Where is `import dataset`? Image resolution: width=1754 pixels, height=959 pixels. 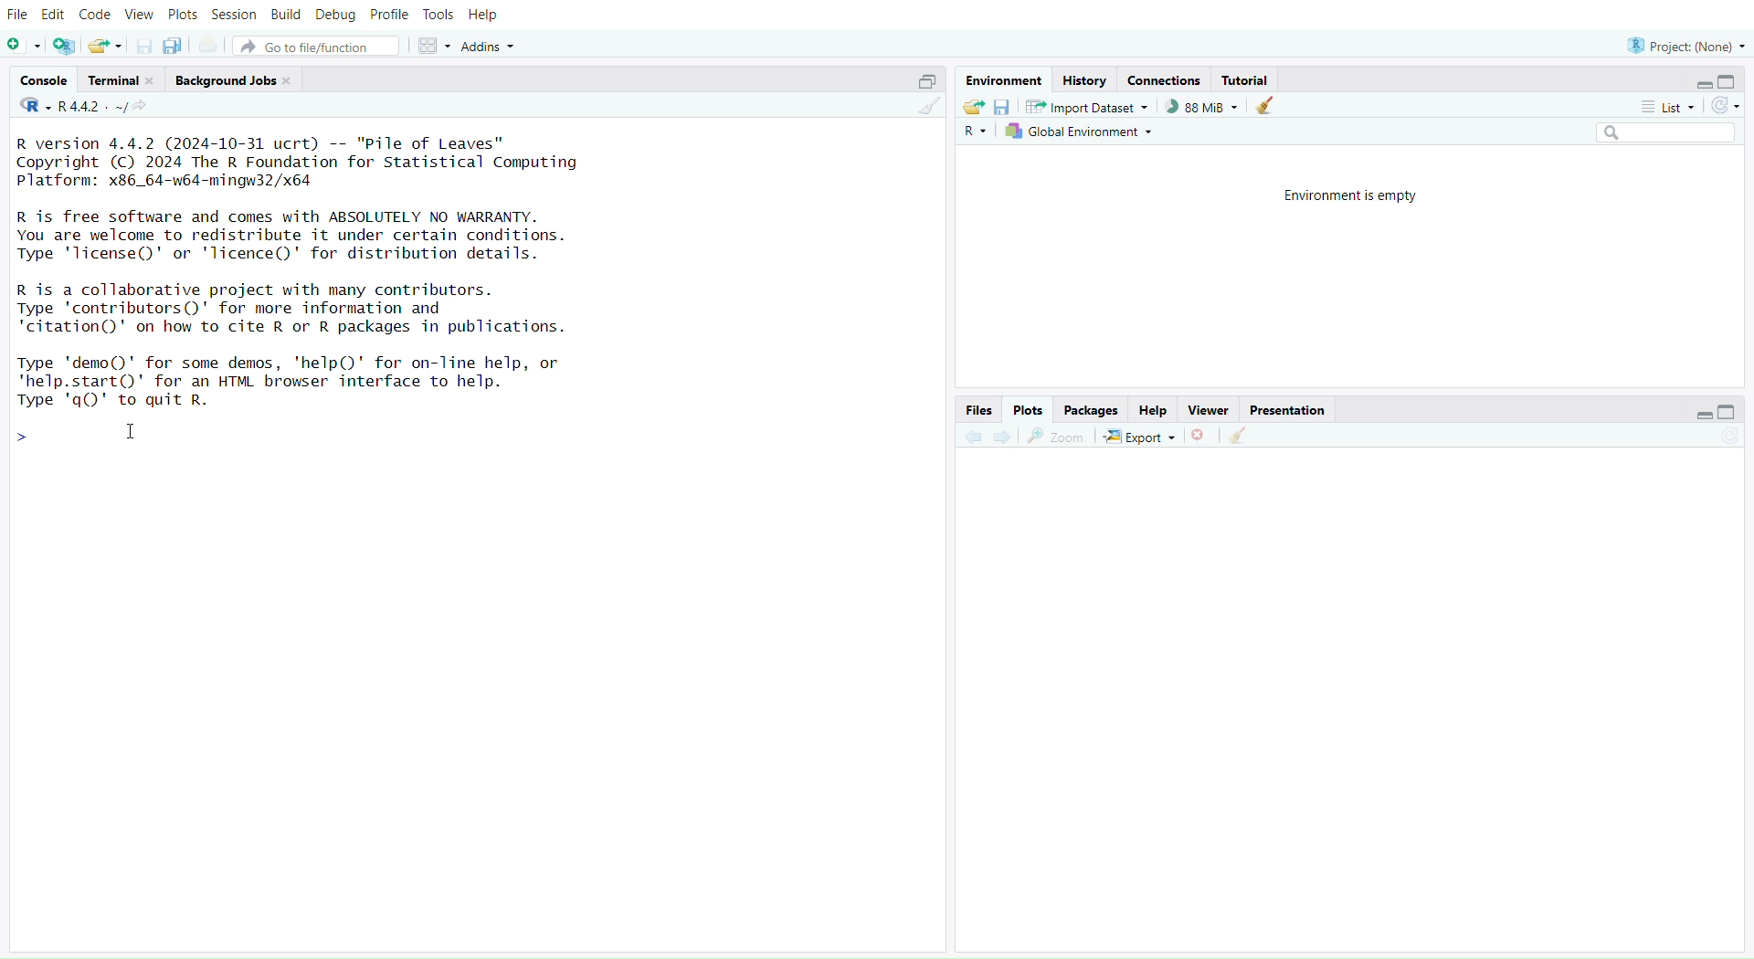
import dataset is located at coordinates (1094, 107).